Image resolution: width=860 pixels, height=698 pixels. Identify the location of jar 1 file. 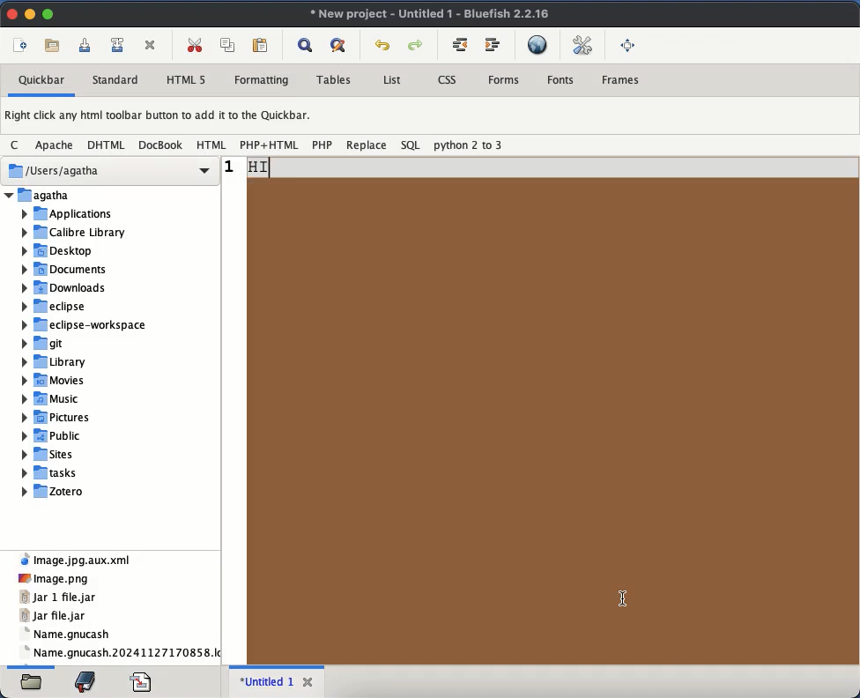
(60, 597).